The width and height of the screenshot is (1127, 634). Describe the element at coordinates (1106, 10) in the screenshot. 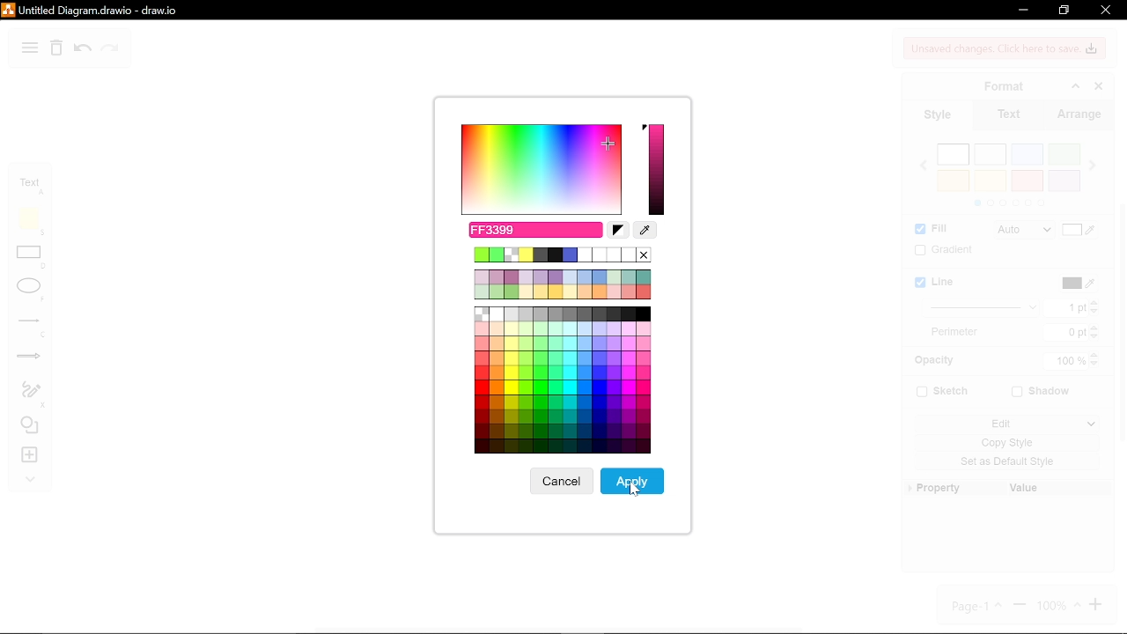

I see `close` at that location.